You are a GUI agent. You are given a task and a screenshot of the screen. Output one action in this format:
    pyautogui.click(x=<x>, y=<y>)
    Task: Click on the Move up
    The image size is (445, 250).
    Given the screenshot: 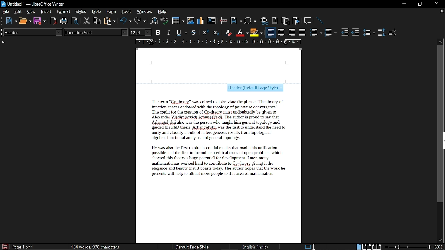 What is the action you would take?
    pyautogui.click(x=440, y=41)
    